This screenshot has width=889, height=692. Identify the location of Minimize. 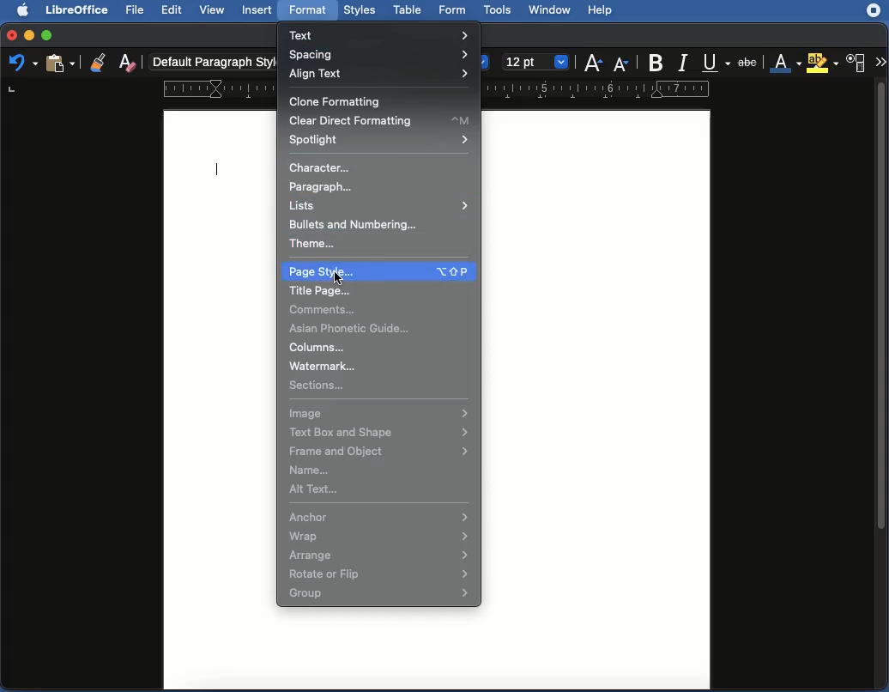
(29, 34).